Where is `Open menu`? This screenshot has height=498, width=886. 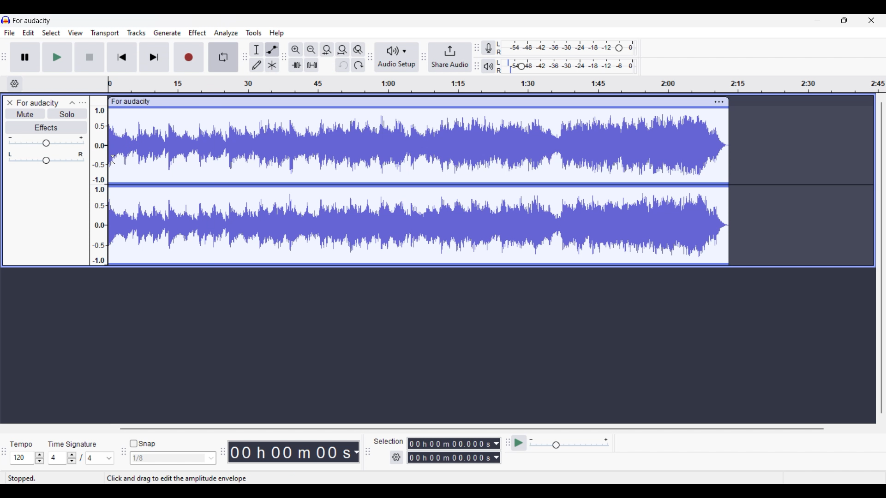
Open menu is located at coordinates (83, 103).